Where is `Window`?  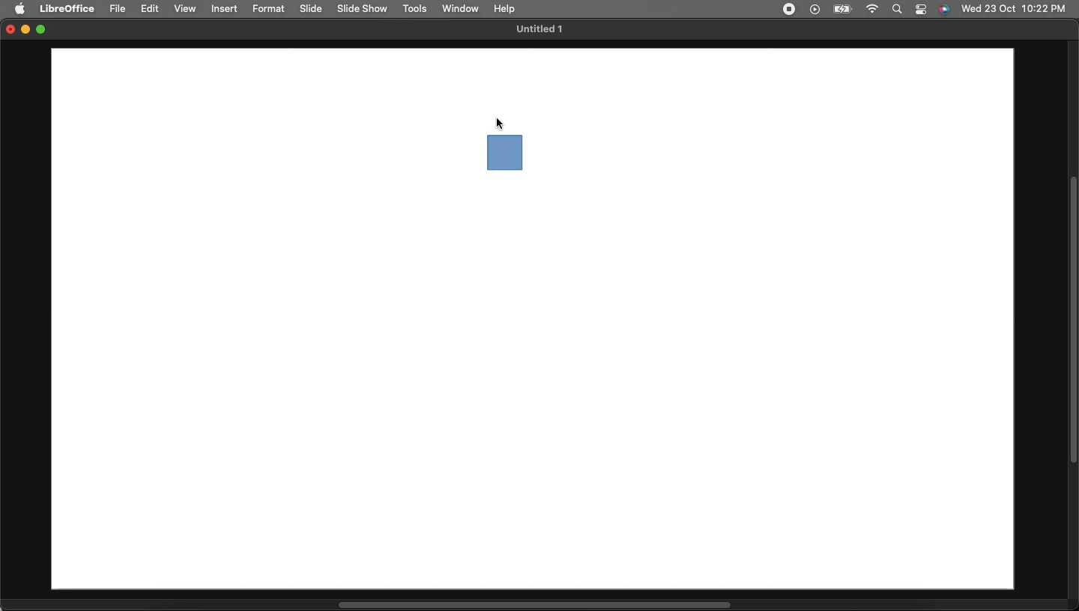 Window is located at coordinates (462, 8).